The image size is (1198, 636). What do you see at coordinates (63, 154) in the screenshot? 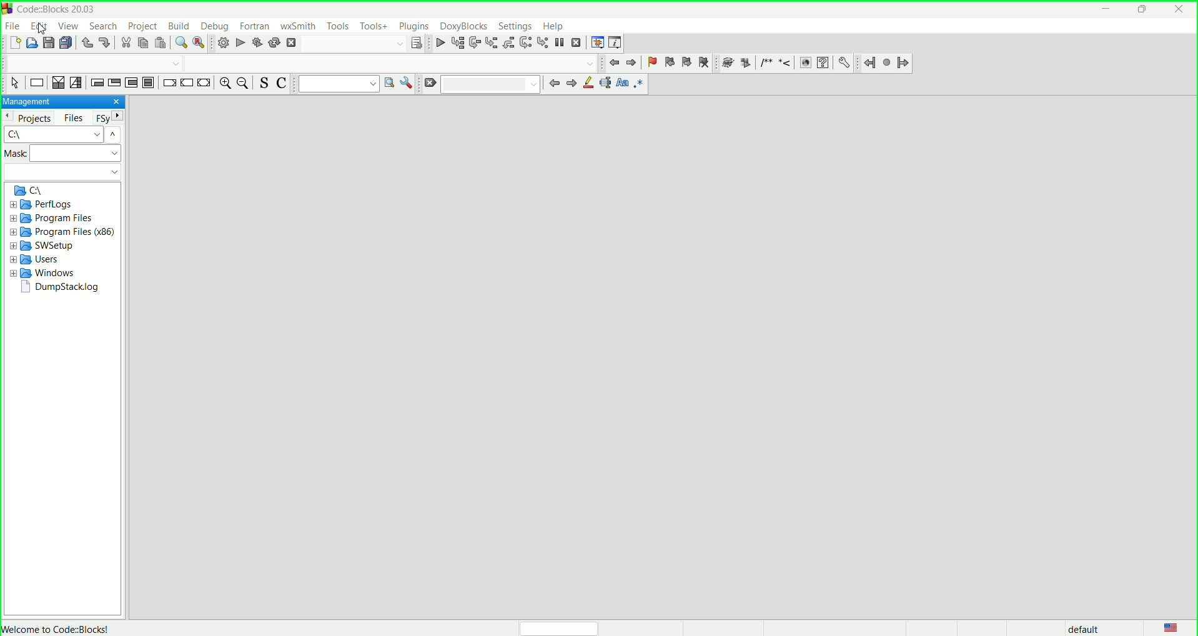
I see `masic` at bounding box center [63, 154].